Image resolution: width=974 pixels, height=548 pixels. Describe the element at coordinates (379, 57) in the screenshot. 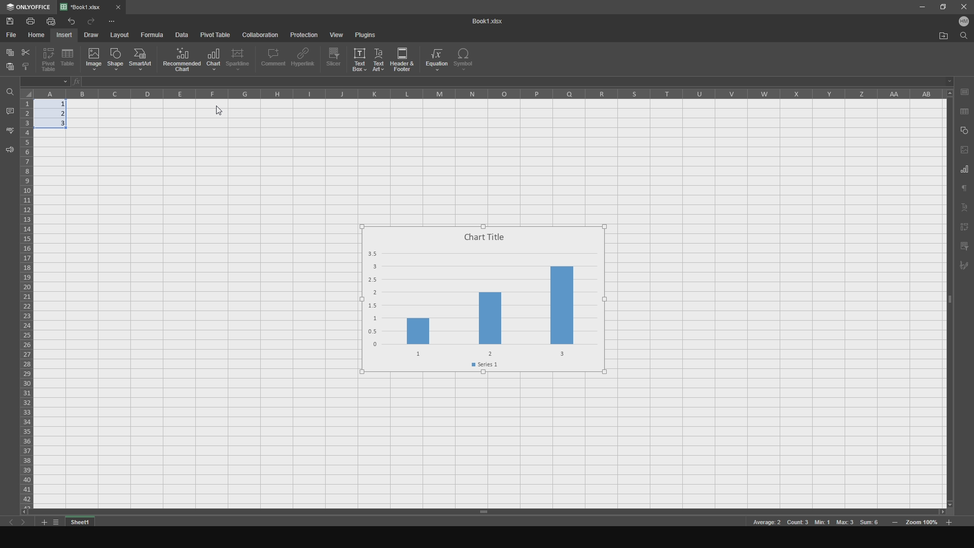

I see `text art` at that location.